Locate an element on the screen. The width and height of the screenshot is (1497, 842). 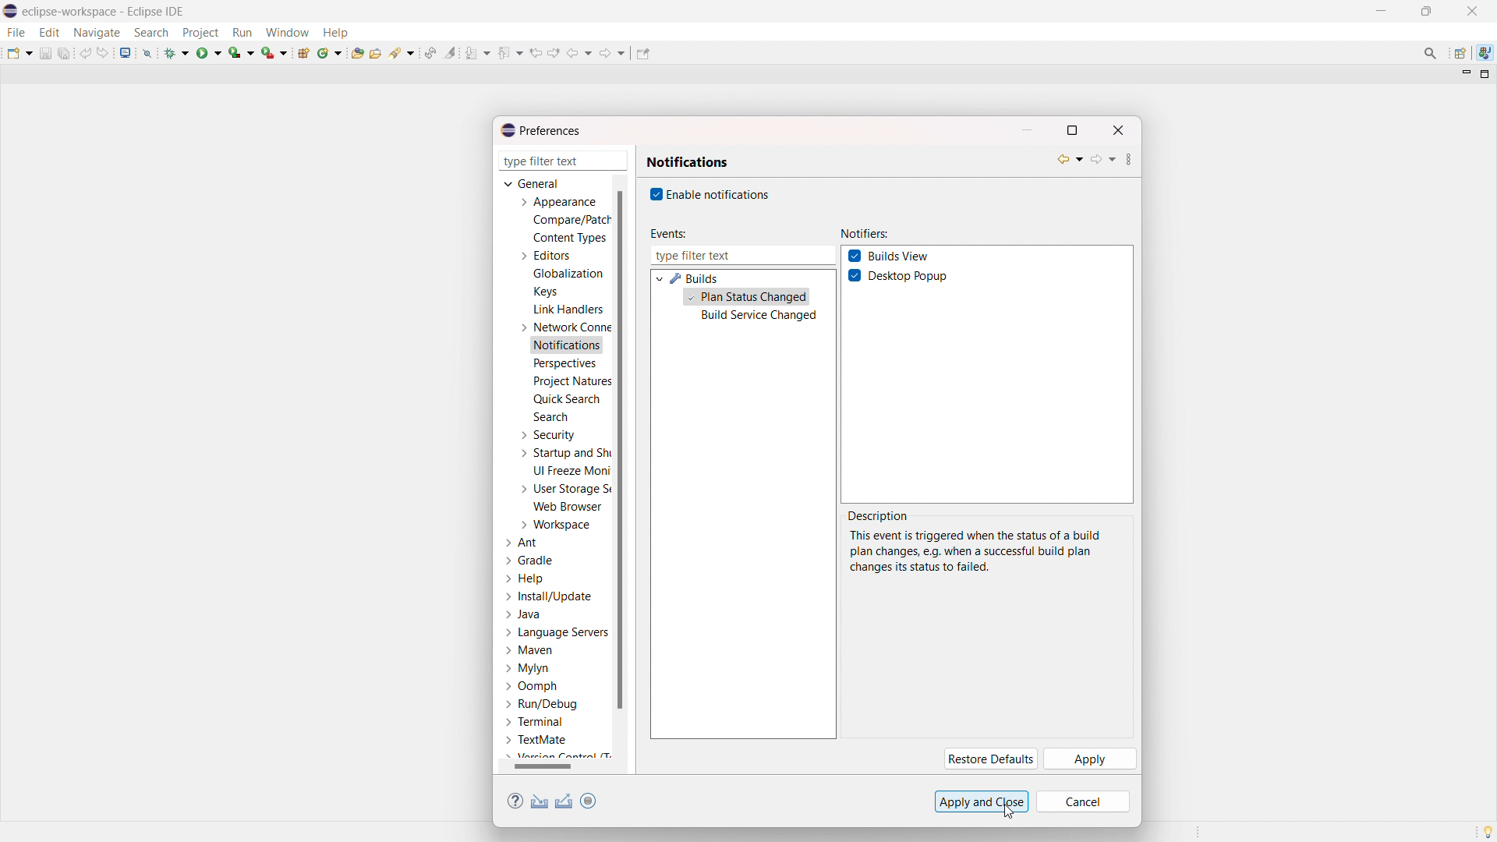
minimize view is located at coordinates (1464, 73).